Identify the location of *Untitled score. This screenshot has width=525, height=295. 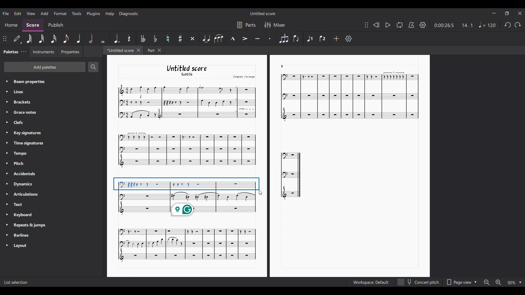
(118, 50).